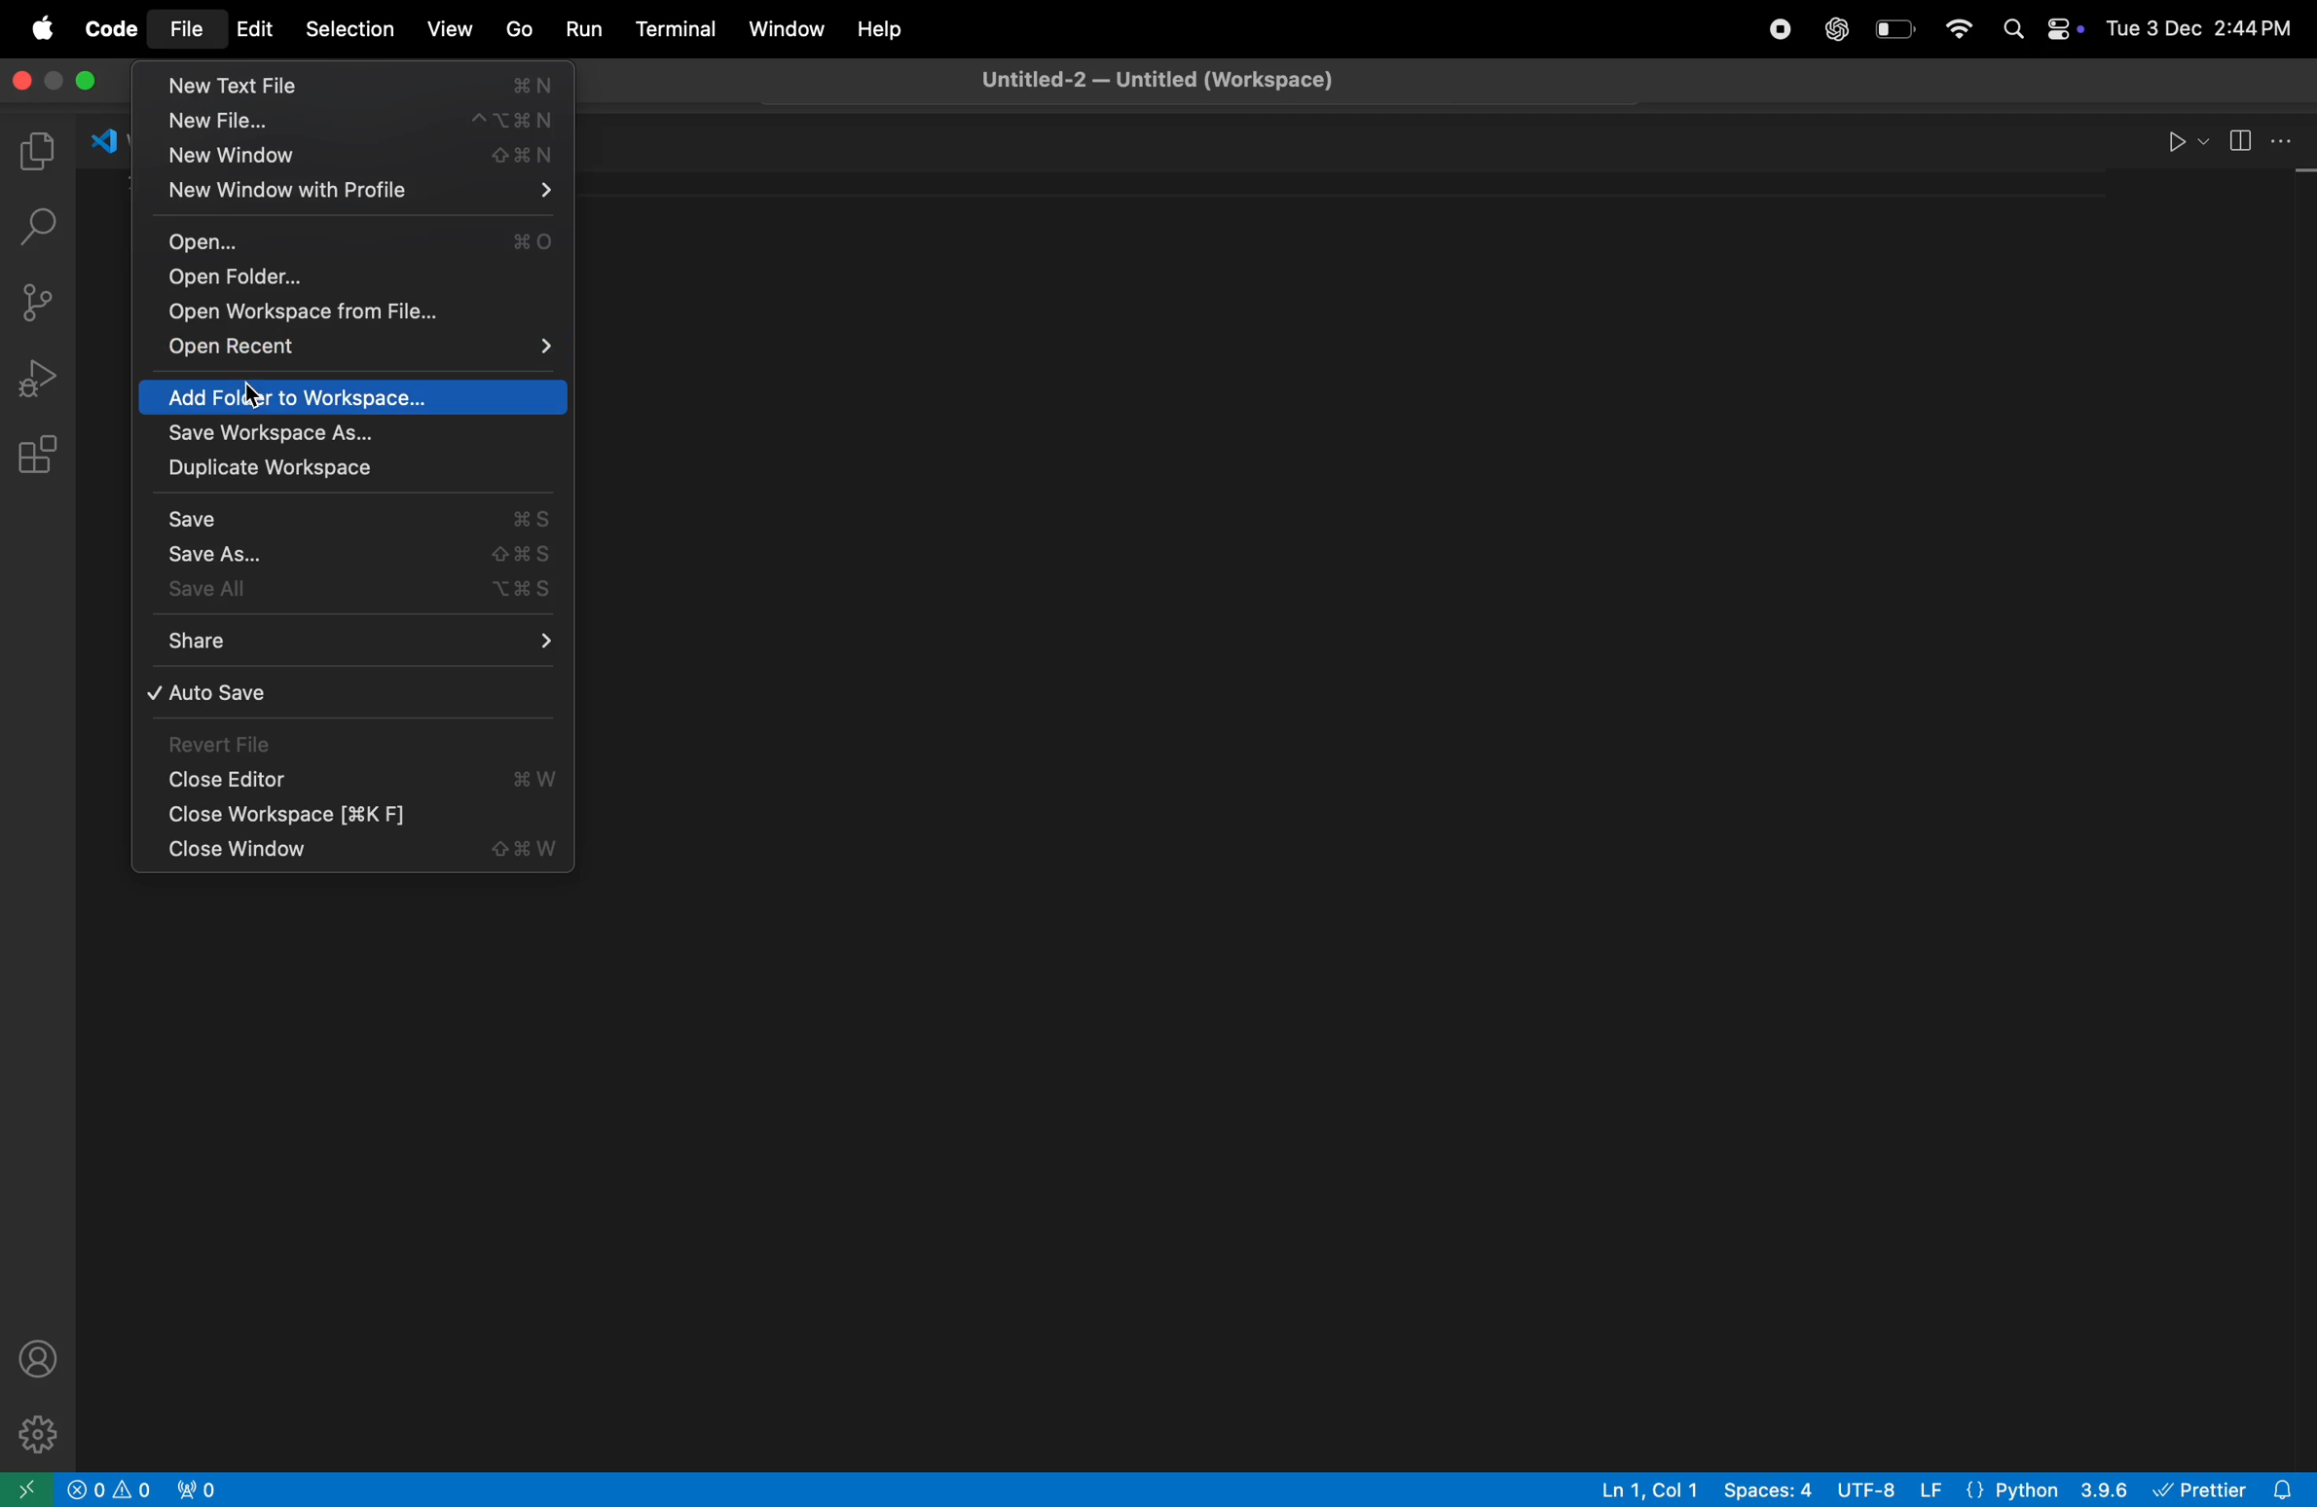  I want to click on profile, so click(39, 1355).